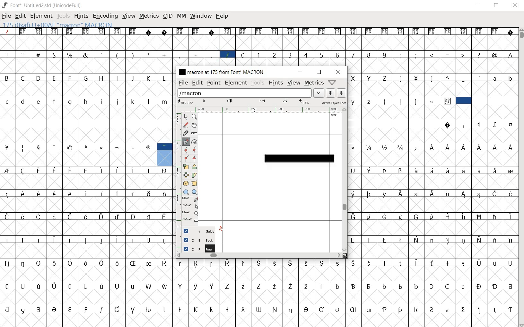 This screenshot has width=524, height=327. Describe the element at coordinates (118, 216) in the screenshot. I see `Symbol` at that location.